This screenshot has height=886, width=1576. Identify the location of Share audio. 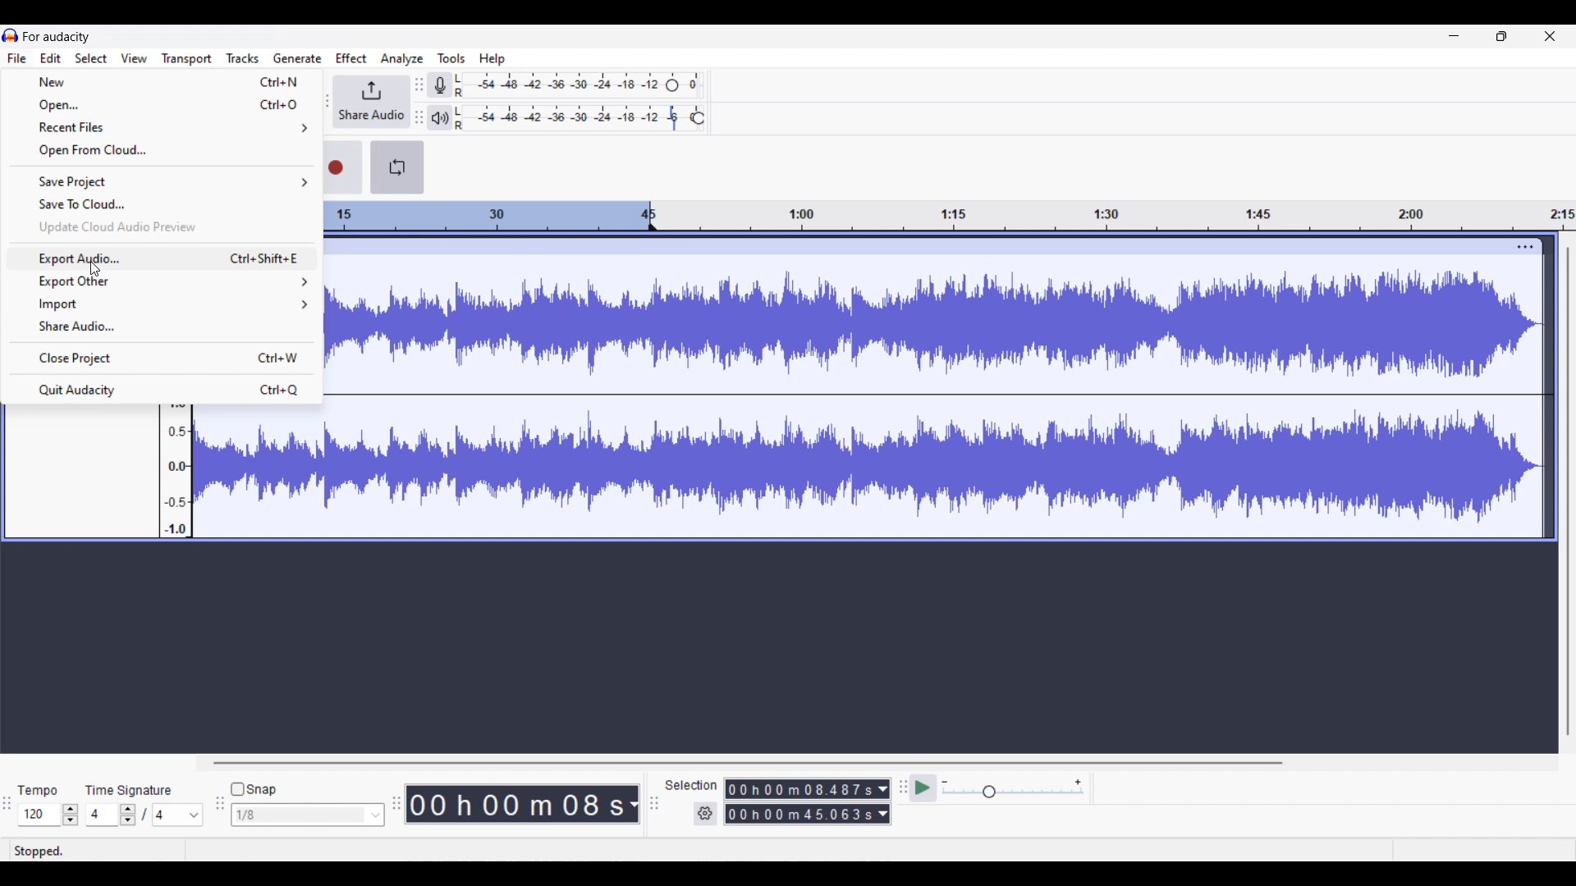
(163, 327).